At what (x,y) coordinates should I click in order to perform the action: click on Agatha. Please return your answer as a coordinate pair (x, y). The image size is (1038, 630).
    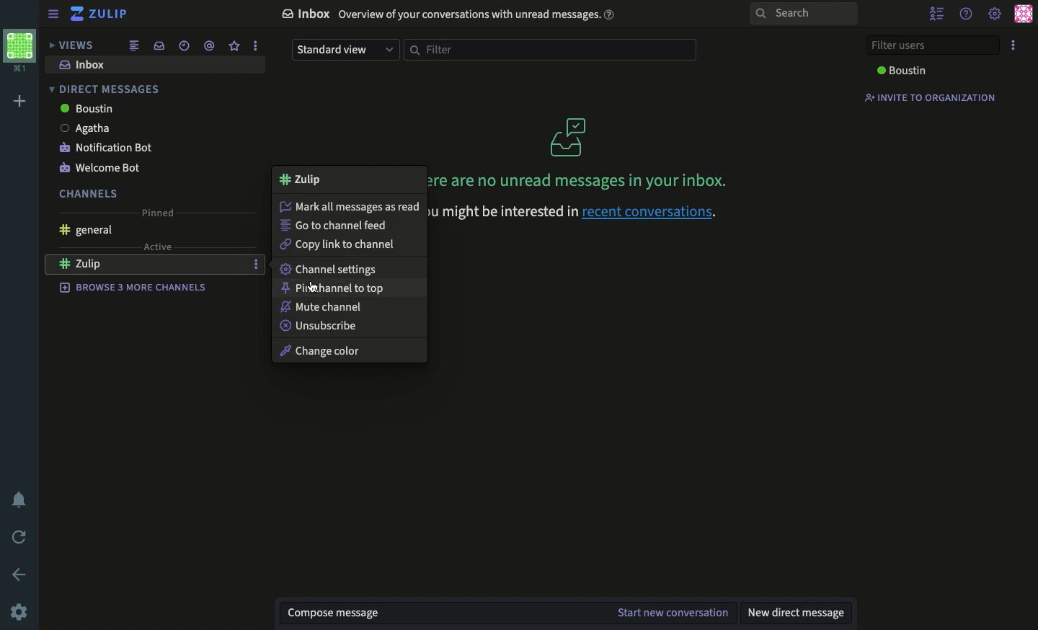
    Looking at the image, I should click on (84, 128).